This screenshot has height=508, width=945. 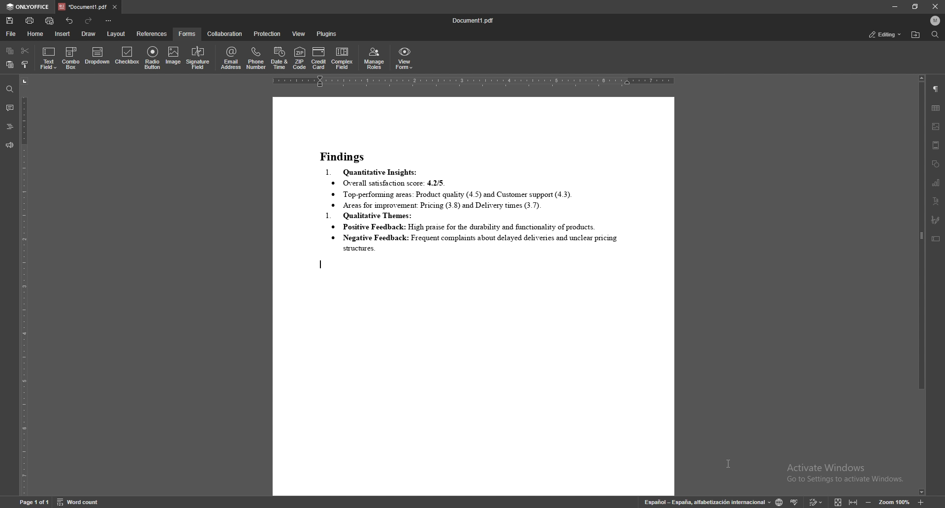 What do you see at coordinates (49, 58) in the screenshot?
I see `text field` at bounding box center [49, 58].